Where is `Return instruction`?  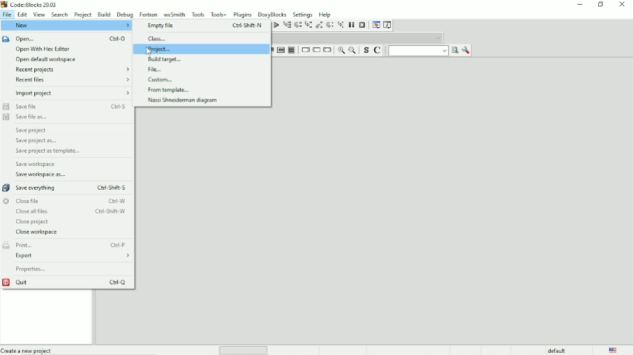
Return instruction is located at coordinates (328, 50).